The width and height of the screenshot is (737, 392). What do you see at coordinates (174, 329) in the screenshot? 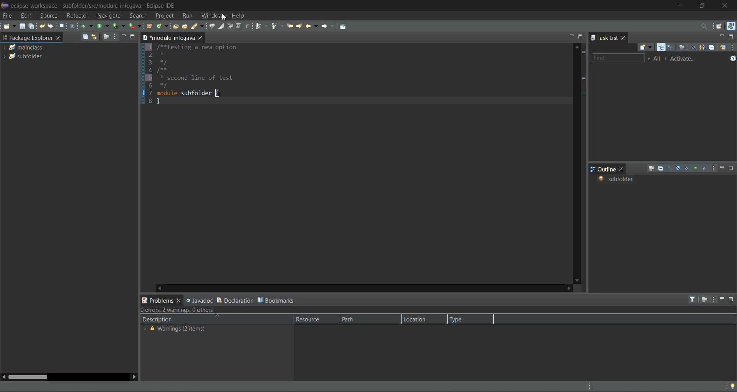
I see `information` at bounding box center [174, 329].